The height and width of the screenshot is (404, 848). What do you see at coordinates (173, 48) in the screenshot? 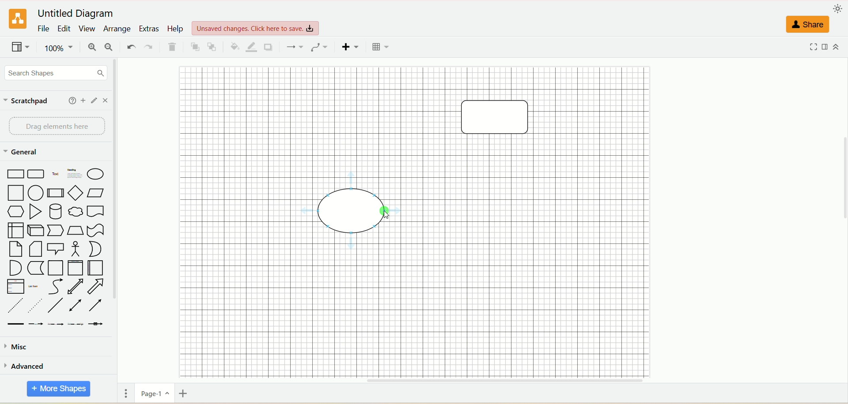
I see `delete` at bounding box center [173, 48].